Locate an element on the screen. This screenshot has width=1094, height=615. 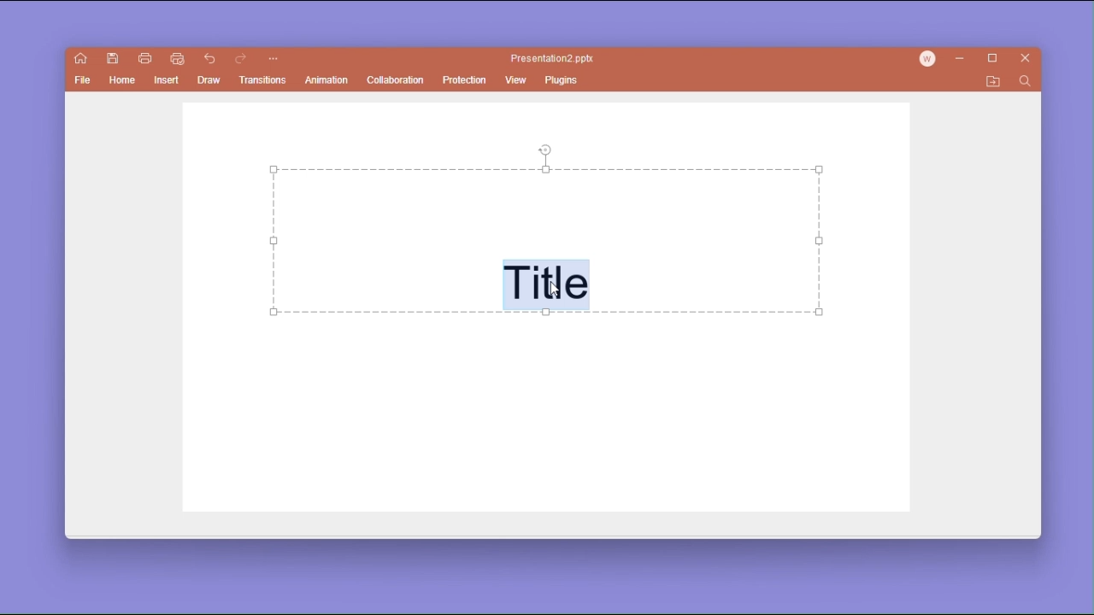
quick print is located at coordinates (176, 59).